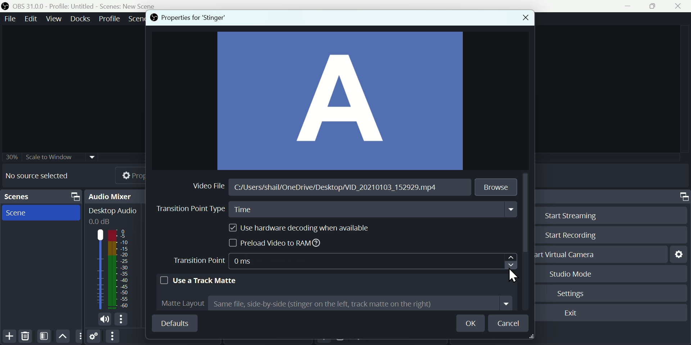 Image resolution: width=691 pixels, height=345 pixels. Describe the element at coordinates (656, 6) in the screenshot. I see `Maximise` at that location.